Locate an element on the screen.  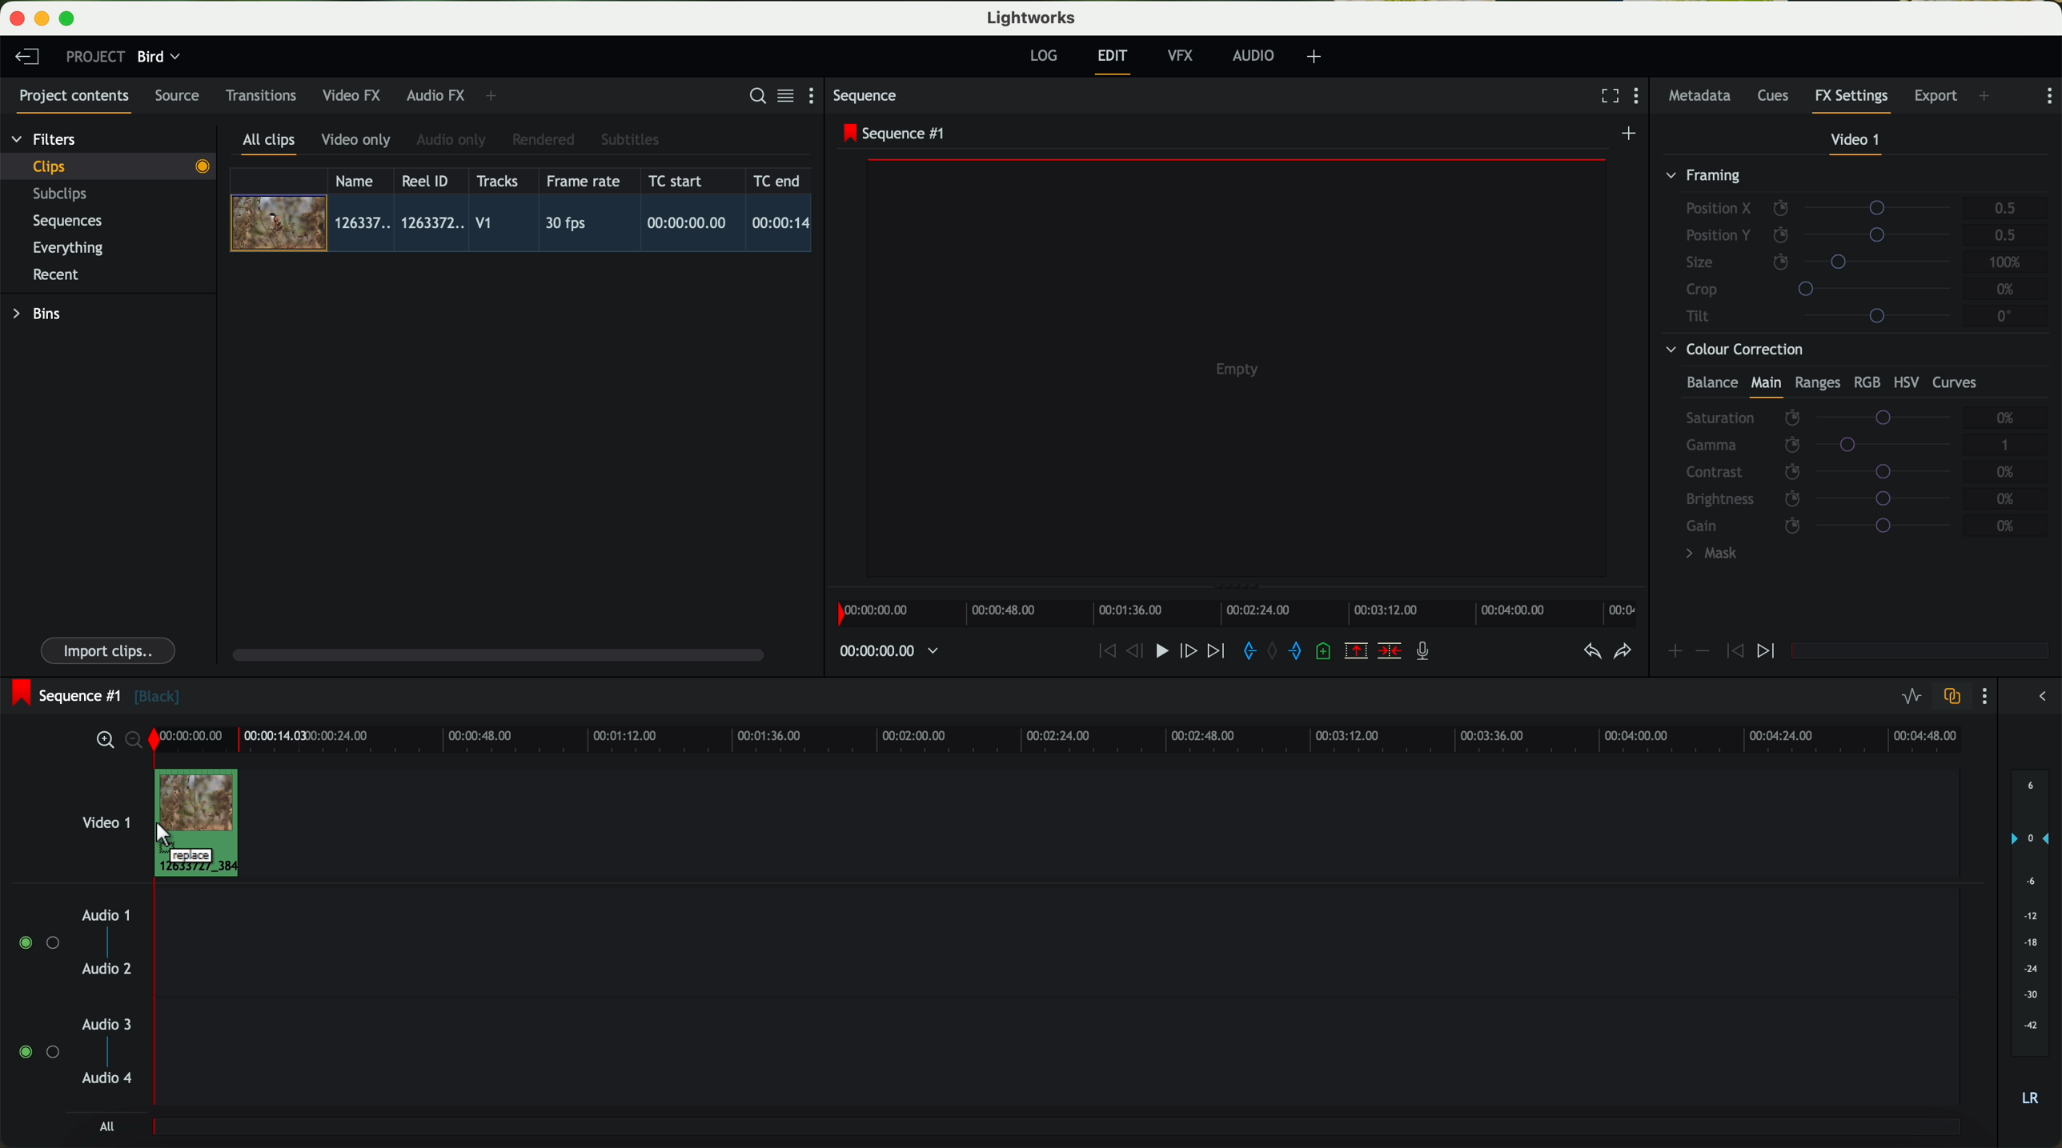
video only is located at coordinates (355, 141).